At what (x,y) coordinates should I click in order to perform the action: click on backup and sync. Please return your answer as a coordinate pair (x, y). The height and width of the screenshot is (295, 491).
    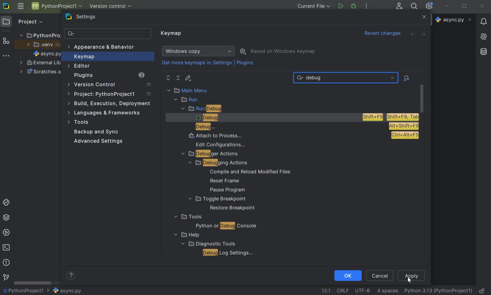
    Looking at the image, I should click on (97, 132).